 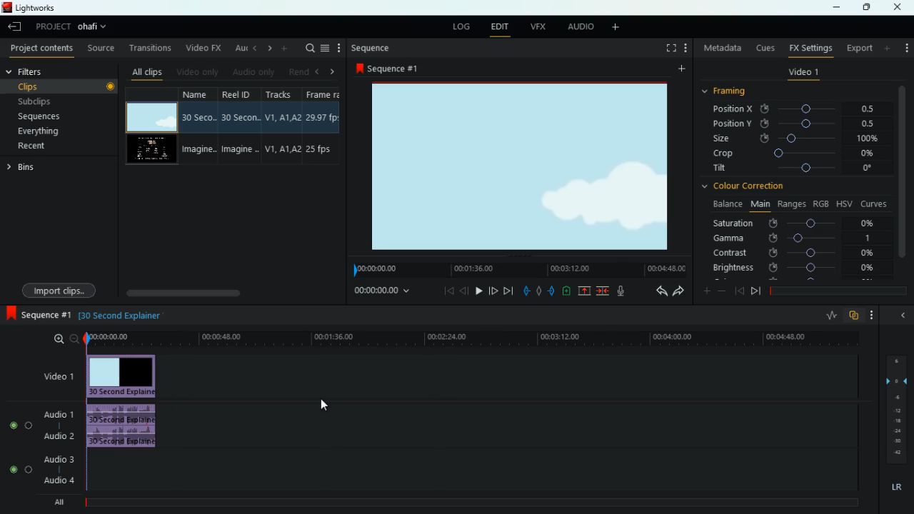 What do you see at coordinates (603, 291) in the screenshot?
I see `merge` at bounding box center [603, 291].